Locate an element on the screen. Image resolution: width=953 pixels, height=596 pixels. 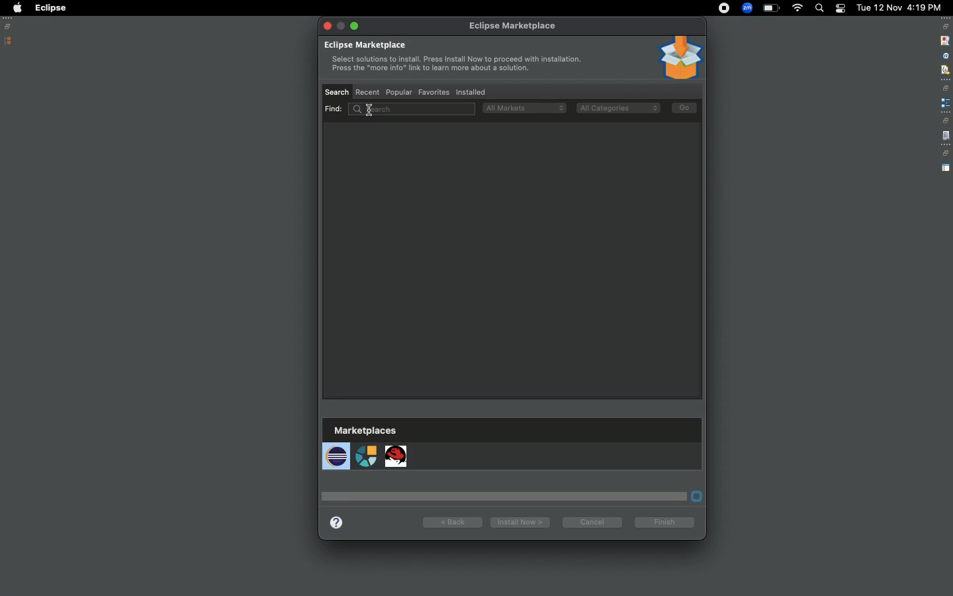
Icon is located at coordinates (680, 58).